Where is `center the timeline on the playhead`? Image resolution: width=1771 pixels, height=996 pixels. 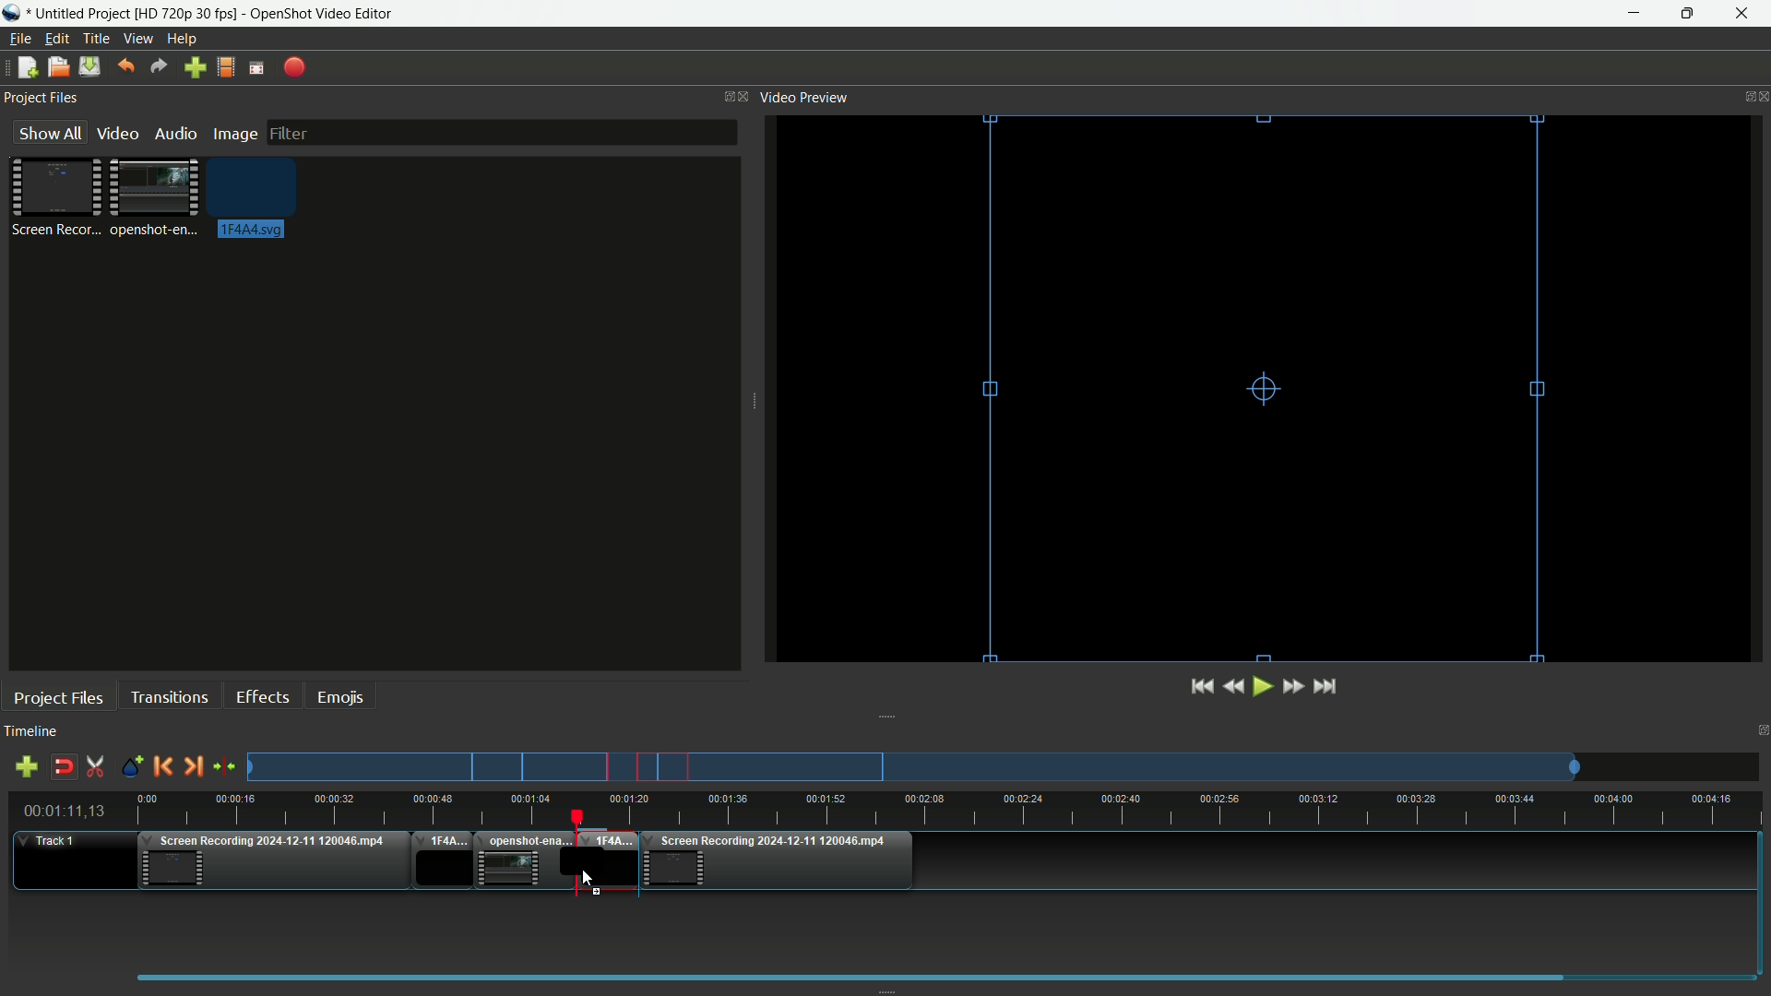
center the timeline on the playhead is located at coordinates (225, 767).